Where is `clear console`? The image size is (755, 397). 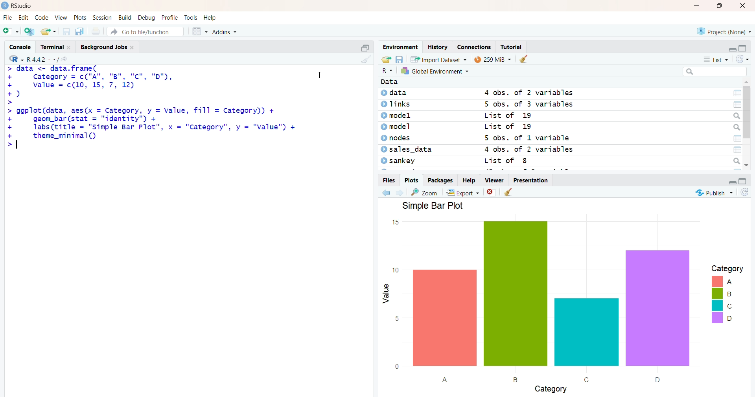 clear console is located at coordinates (365, 59).